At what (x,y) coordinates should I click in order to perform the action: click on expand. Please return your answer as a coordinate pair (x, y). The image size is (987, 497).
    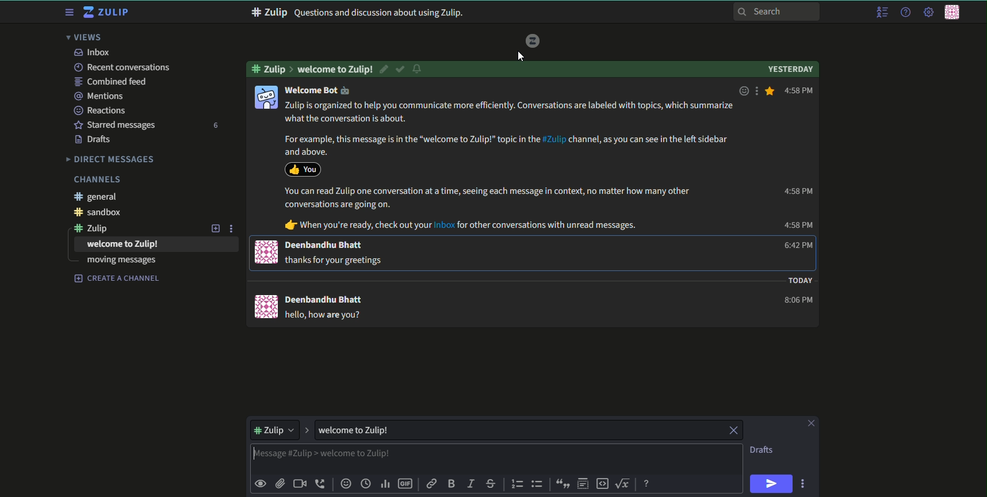
    Looking at the image, I should click on (307, 429).